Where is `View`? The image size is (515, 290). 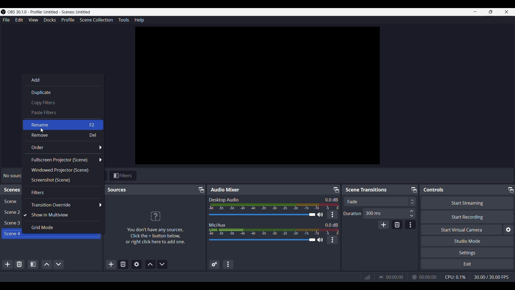
View is located at coordinates (33, 20).